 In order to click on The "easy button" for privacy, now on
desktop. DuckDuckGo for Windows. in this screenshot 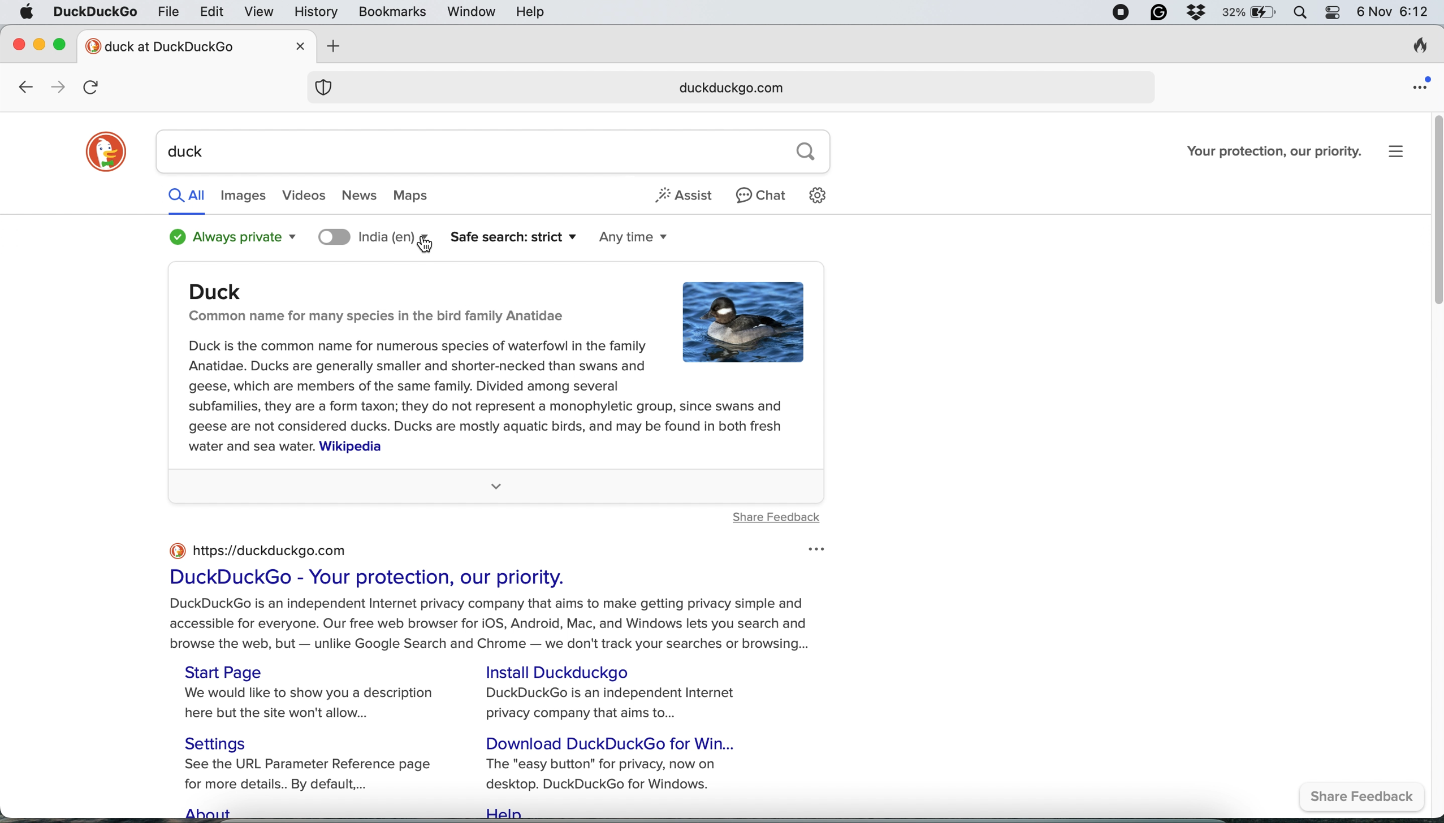, I will do `click(607, 774)`.